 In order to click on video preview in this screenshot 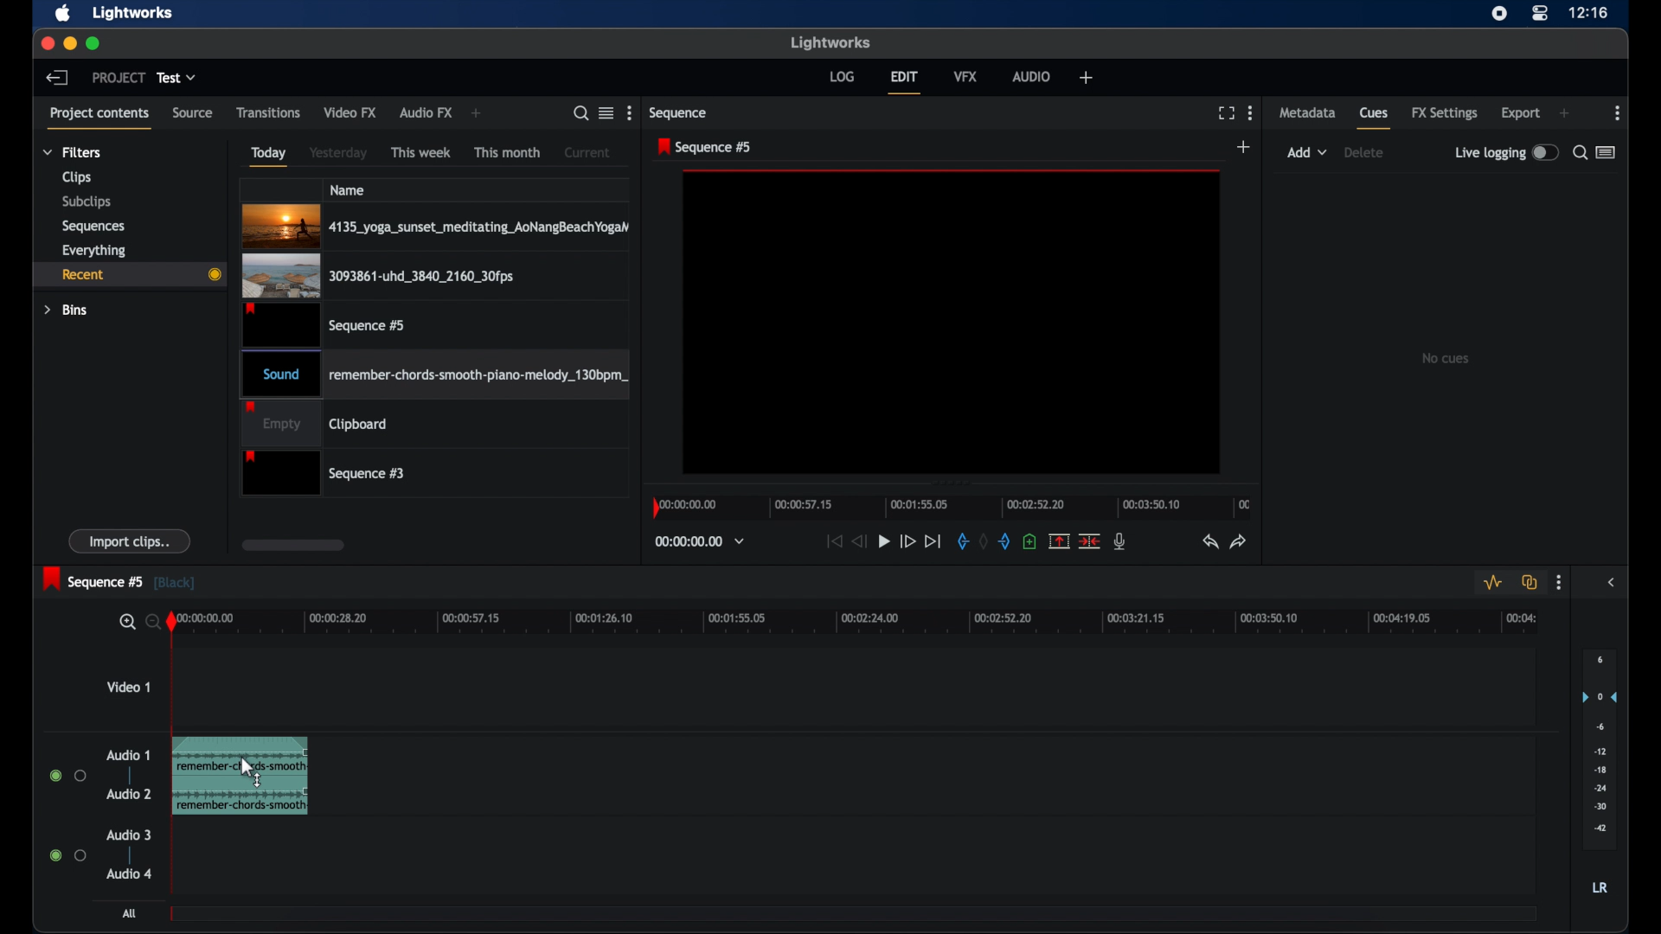, I will do `click(952, 323)`.